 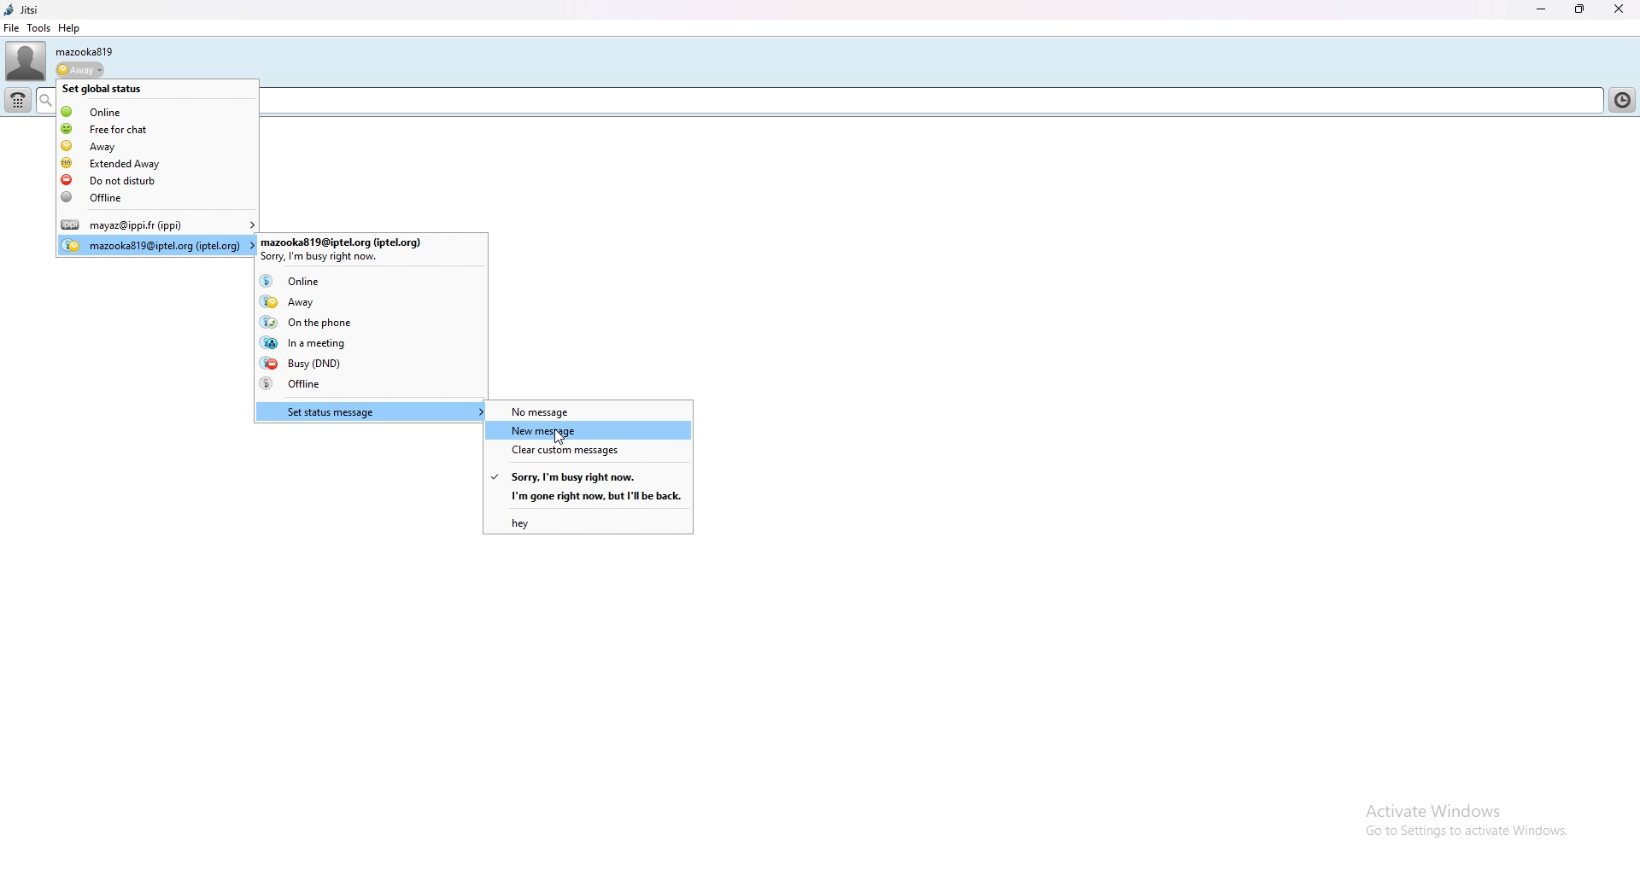 I want to click on active wwindows go to settings to achieve windows, so click(x=1449, y=822).